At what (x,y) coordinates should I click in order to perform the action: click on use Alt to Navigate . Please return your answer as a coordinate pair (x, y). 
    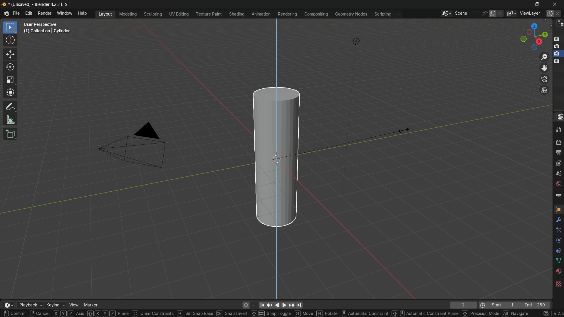
    Looking at the image, I should click on (516, 313).